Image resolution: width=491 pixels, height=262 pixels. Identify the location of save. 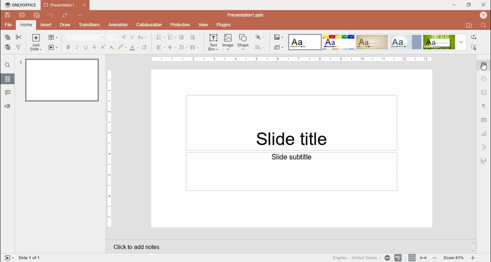
(8, 15).